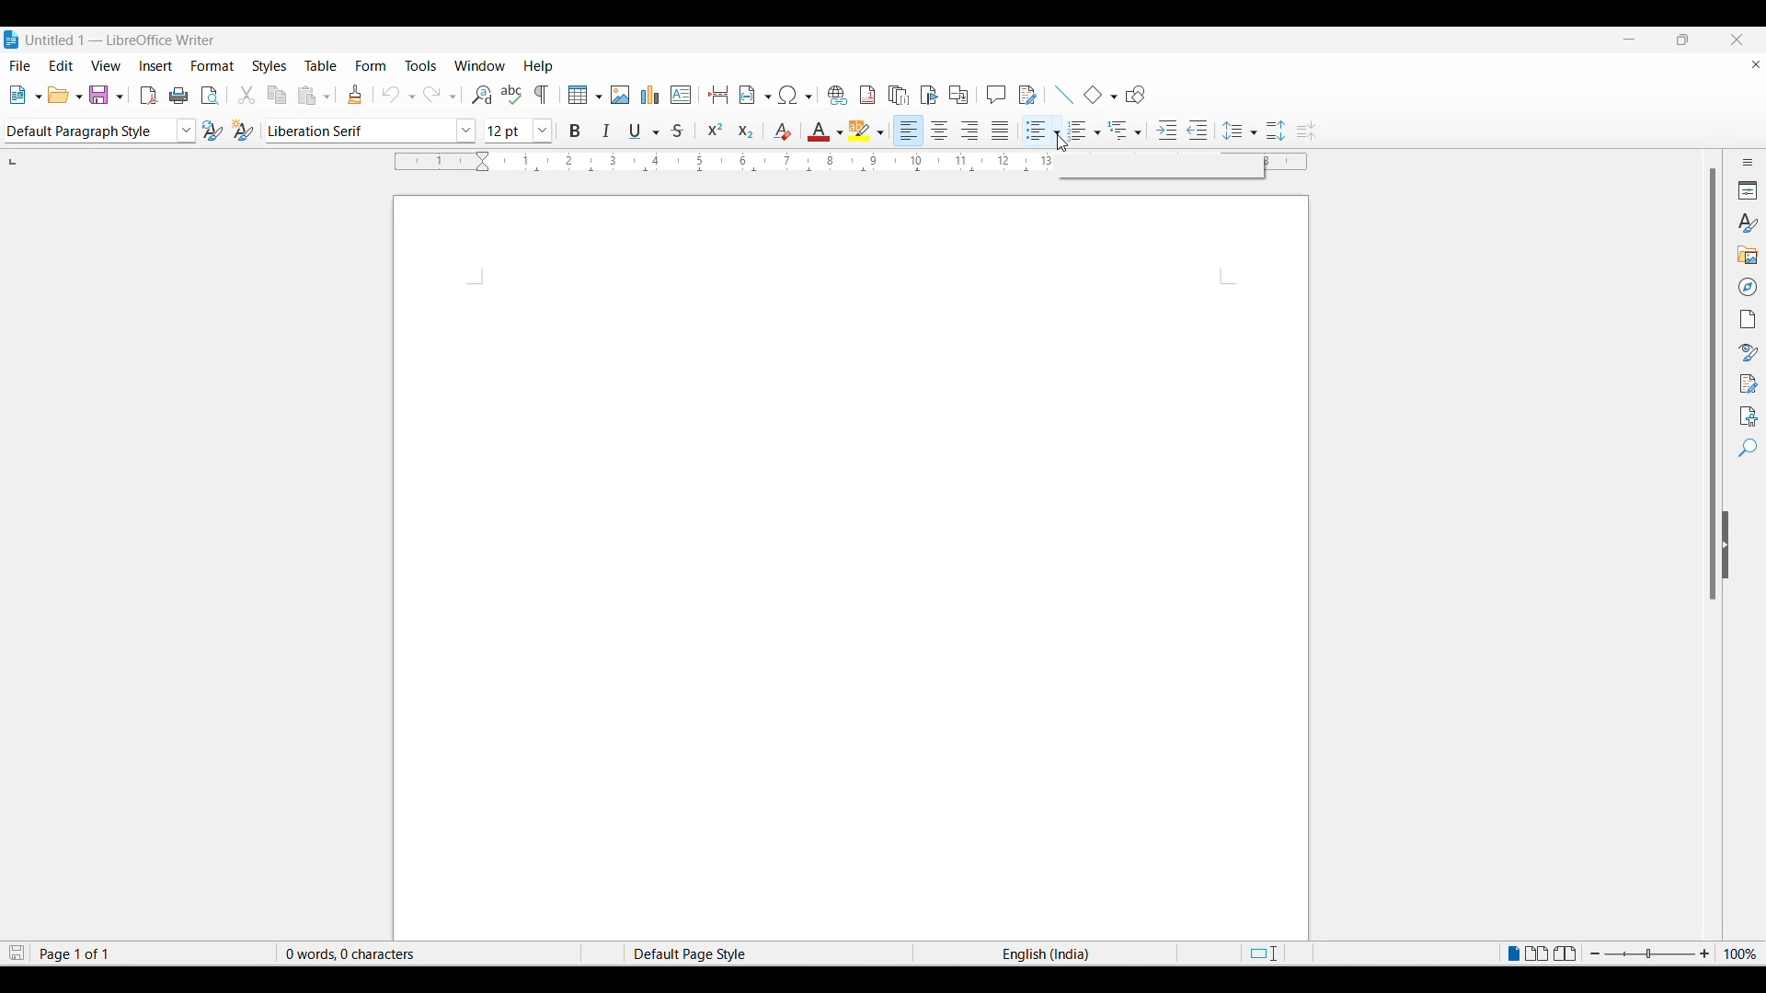 The width and height of the screenshot is (1766, 993). Describe the element at coordinates (269, 64) in the screenshot. I see `Styles` at that location.